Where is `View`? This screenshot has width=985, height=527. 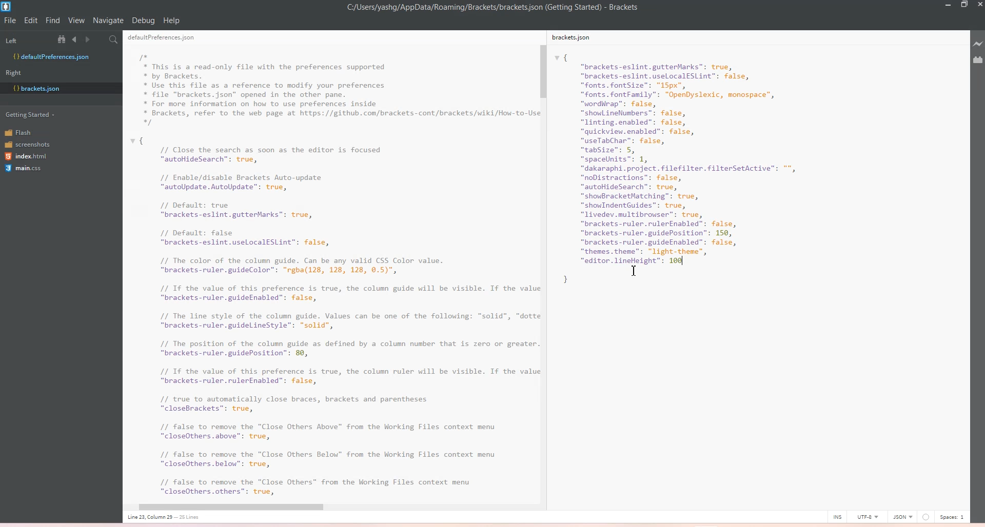 View is located at coordinates (76, 21).